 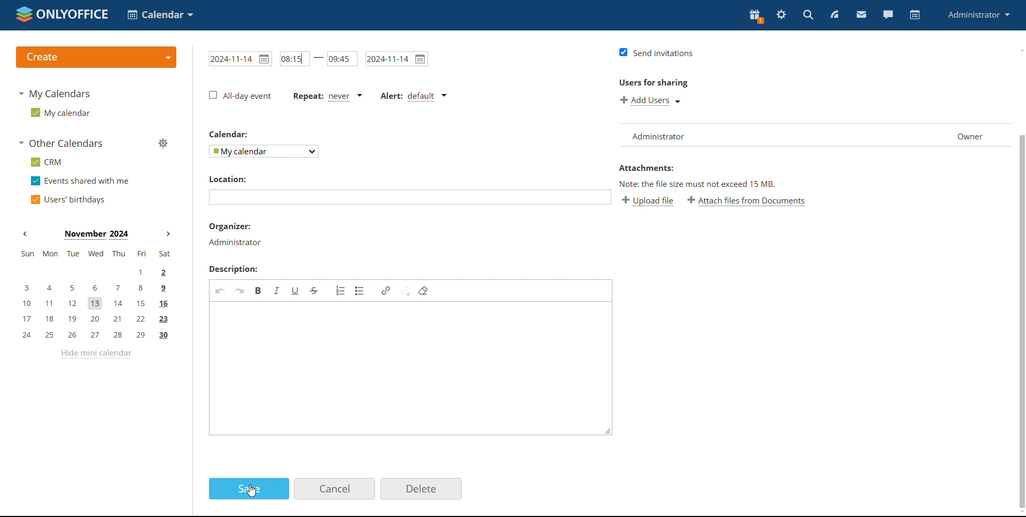 What do you see at coordinates (250, 489) in the screenshot?
I see `save` at bounding box center [250, 489].